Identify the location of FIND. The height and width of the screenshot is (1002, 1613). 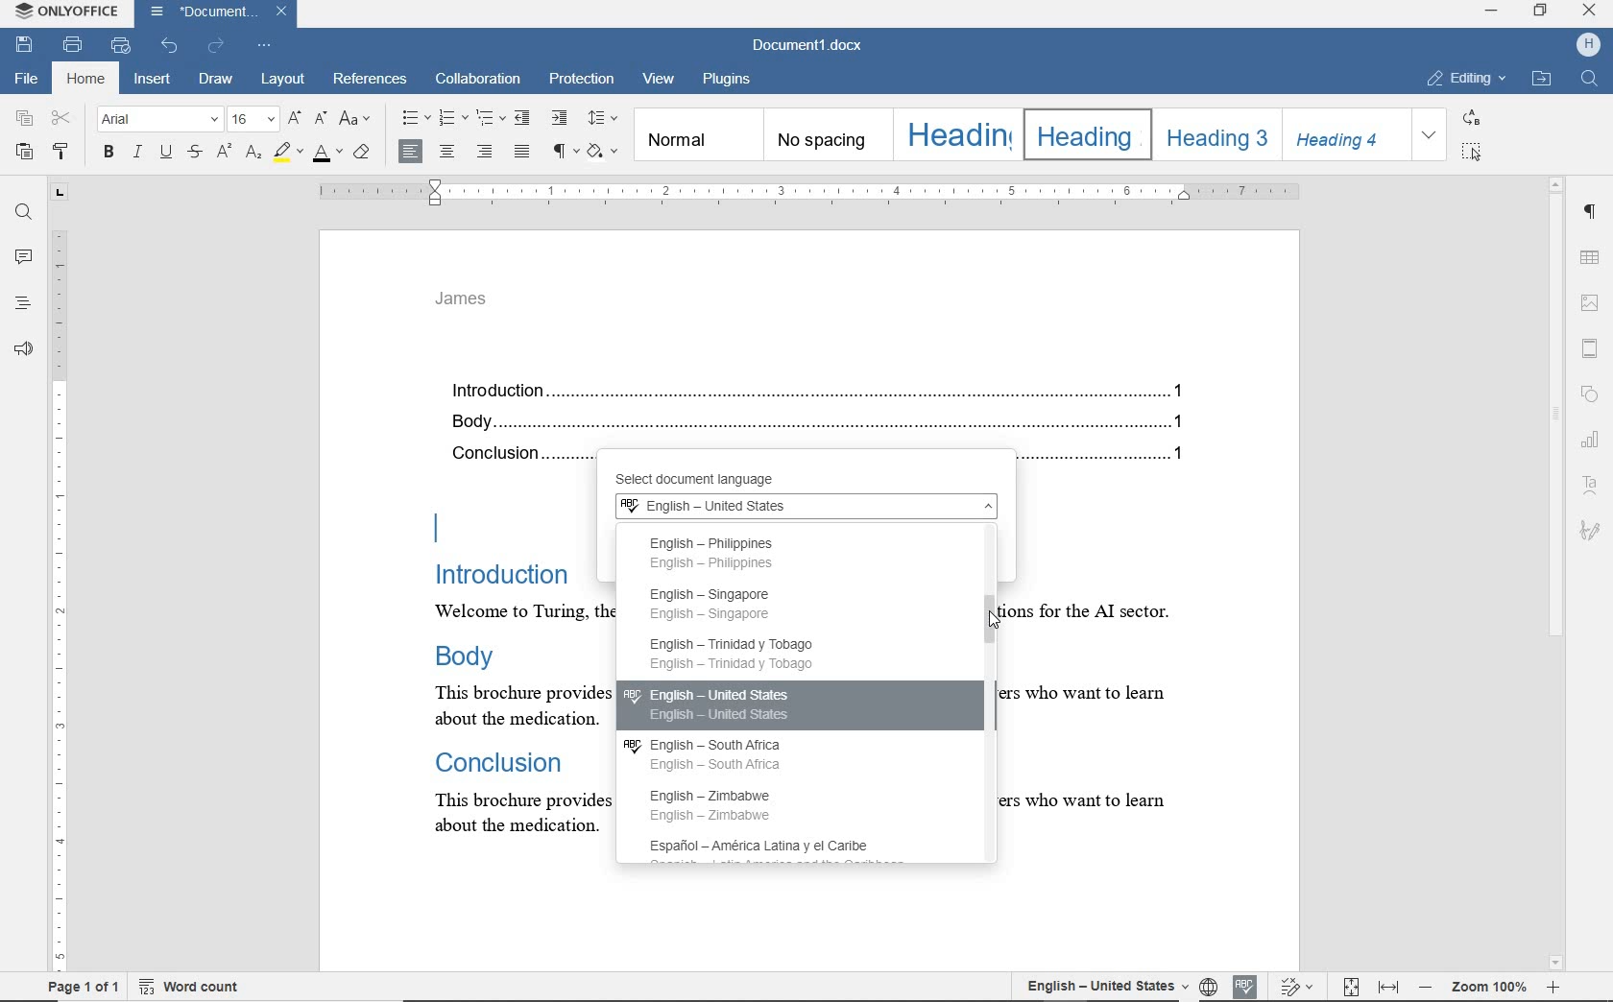
(1592, 81).